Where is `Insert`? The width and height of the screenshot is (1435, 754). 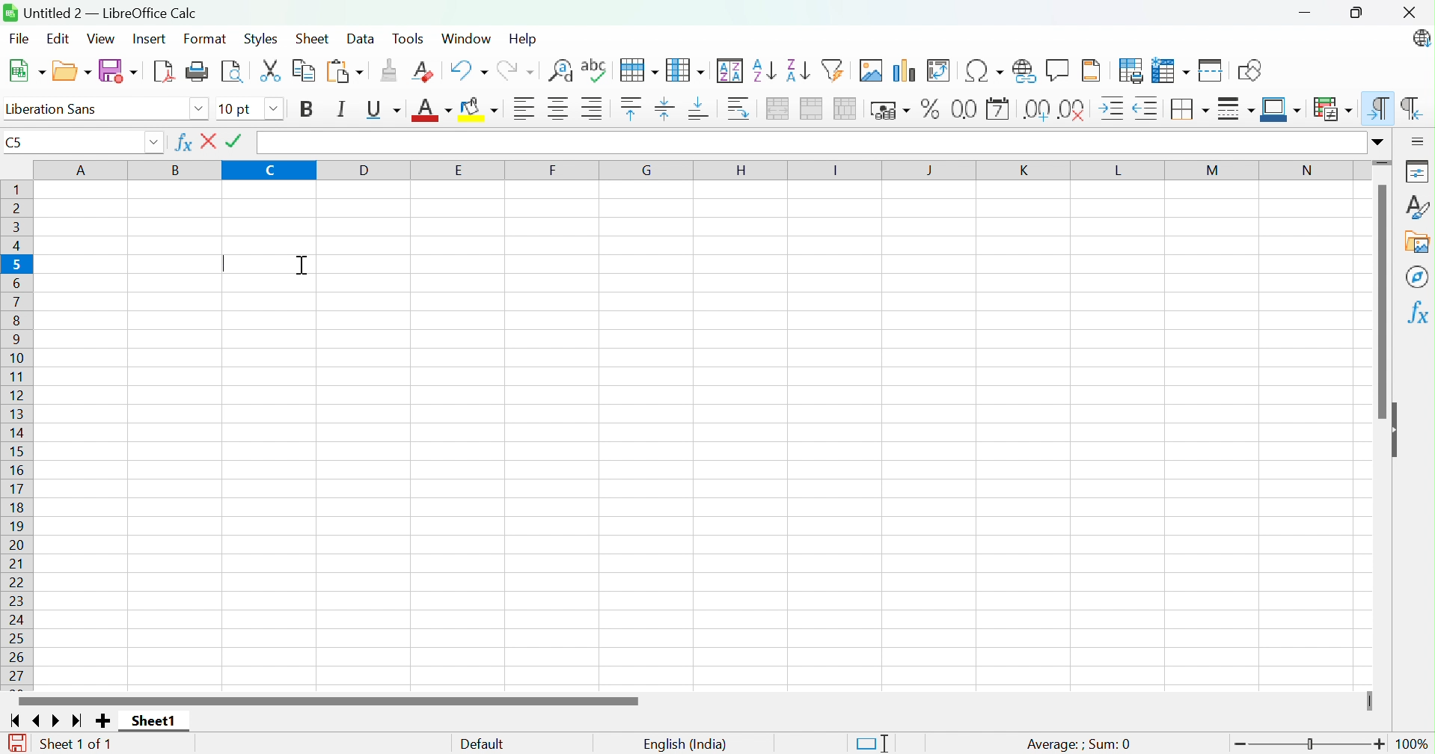 Insert is located at coordinates (149, 38).